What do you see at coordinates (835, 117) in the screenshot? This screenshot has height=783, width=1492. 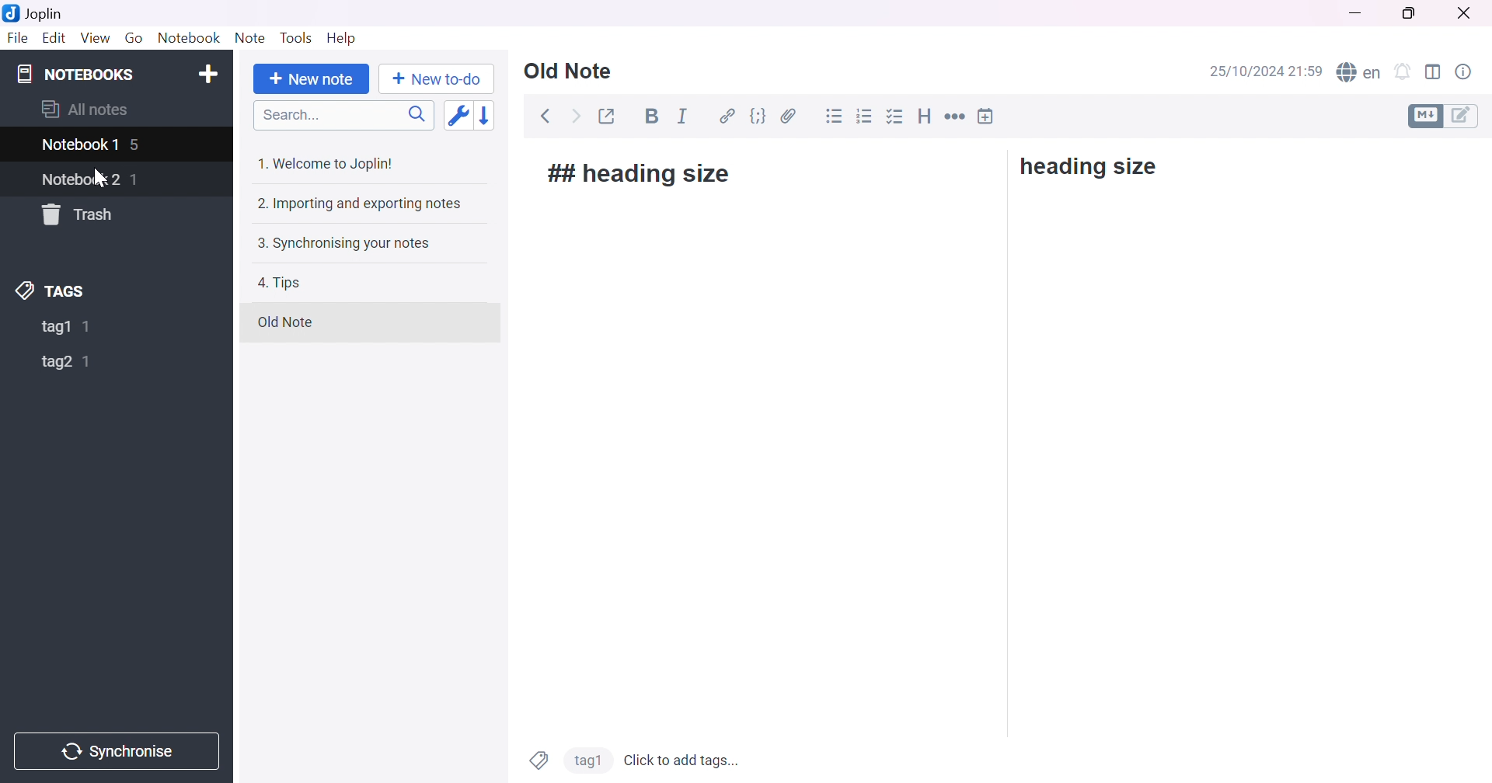 I see `Bulleted list` at bounding box center [835, 117].